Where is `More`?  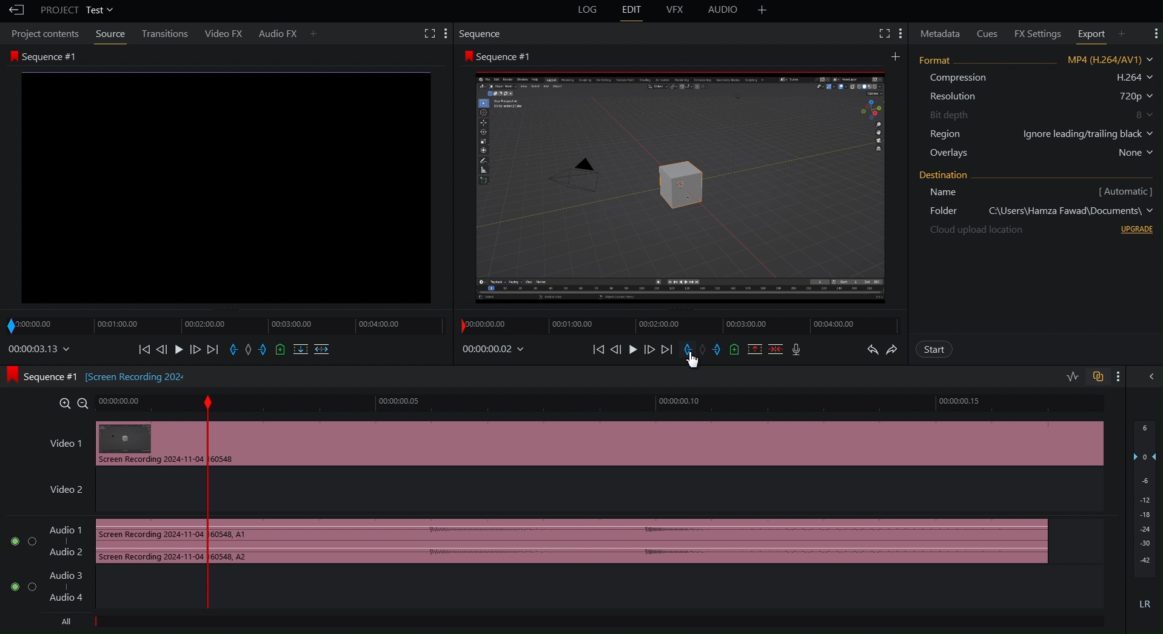 More is located at coordinates (763, 12).